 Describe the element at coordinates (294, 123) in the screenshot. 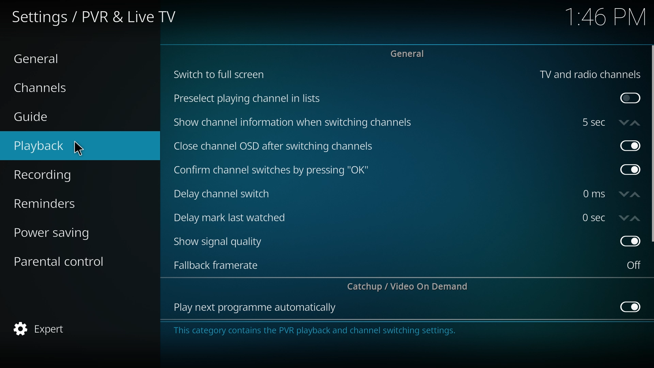

I see `show channel info when switching channels` at that location.